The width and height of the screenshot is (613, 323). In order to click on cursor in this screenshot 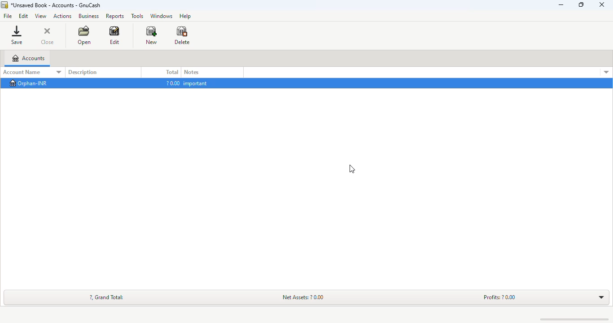, I will do `click(61, 88)`.